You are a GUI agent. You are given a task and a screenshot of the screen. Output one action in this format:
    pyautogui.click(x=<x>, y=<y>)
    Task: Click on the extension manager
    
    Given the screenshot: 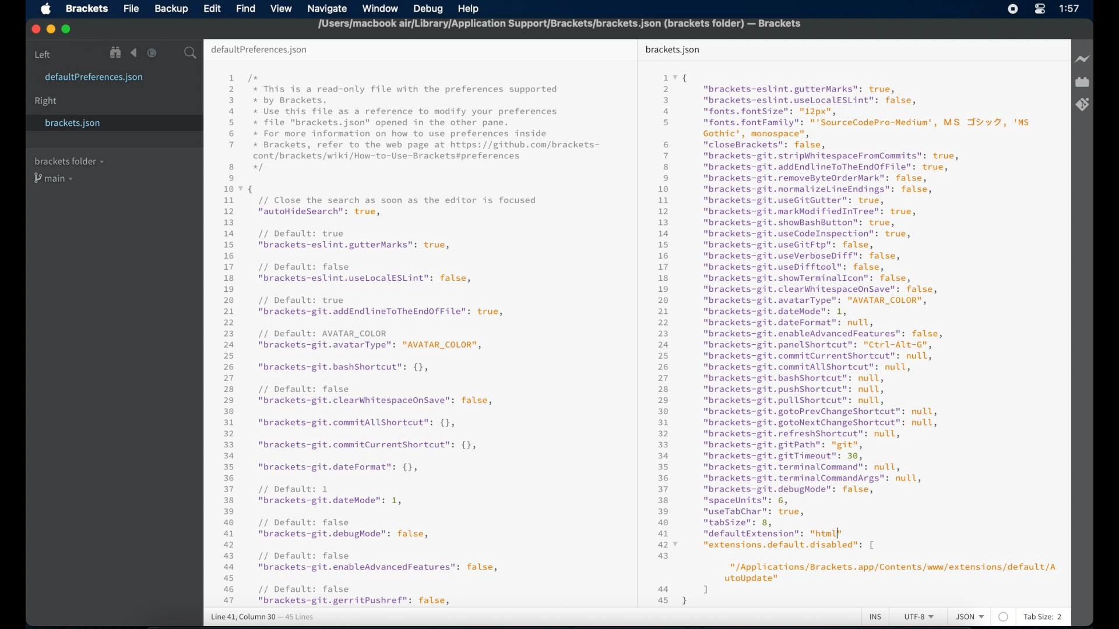 What is the action you would take?
    pyautogui.click(x=1082, y=83)
    